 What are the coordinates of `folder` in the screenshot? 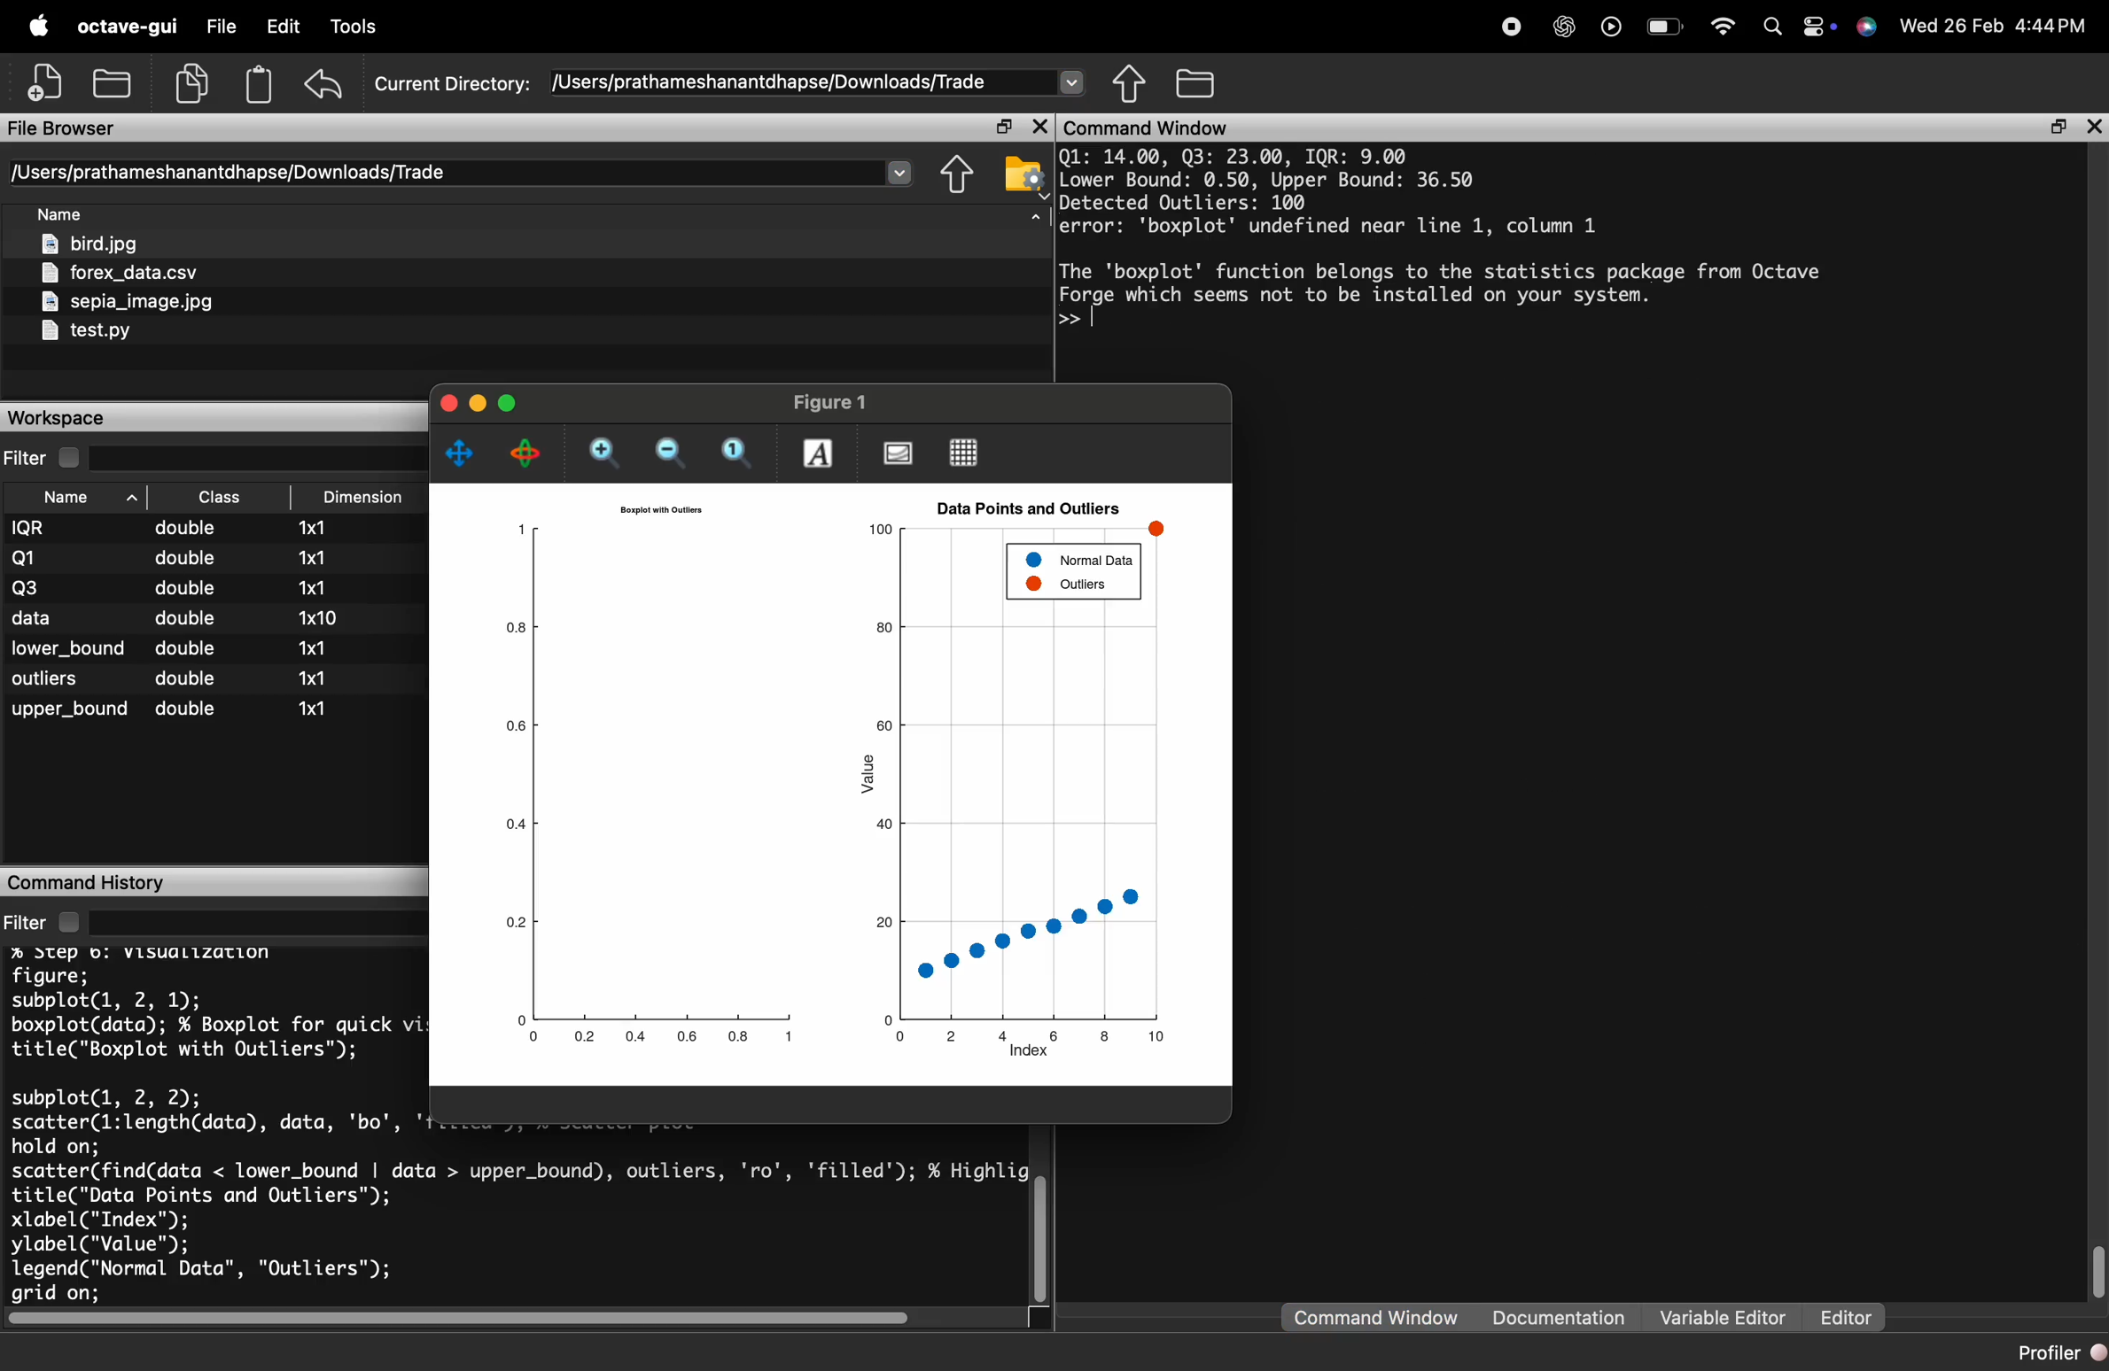 It's located at (1197, 81).